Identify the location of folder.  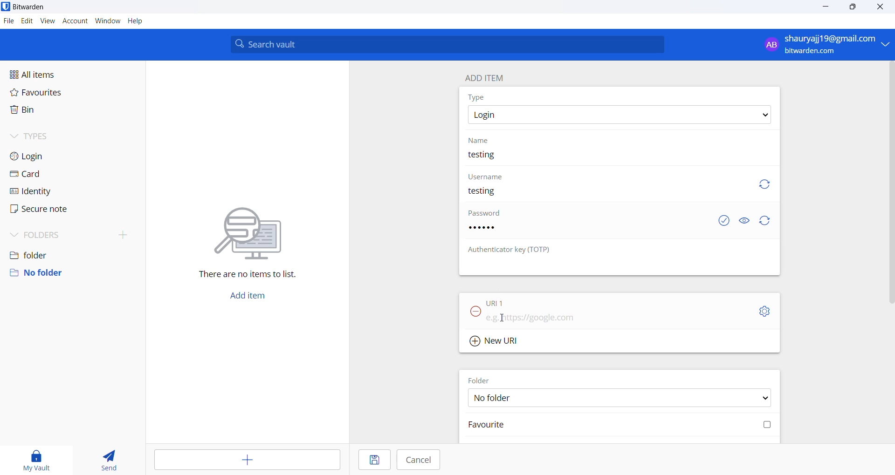
(70, 253).